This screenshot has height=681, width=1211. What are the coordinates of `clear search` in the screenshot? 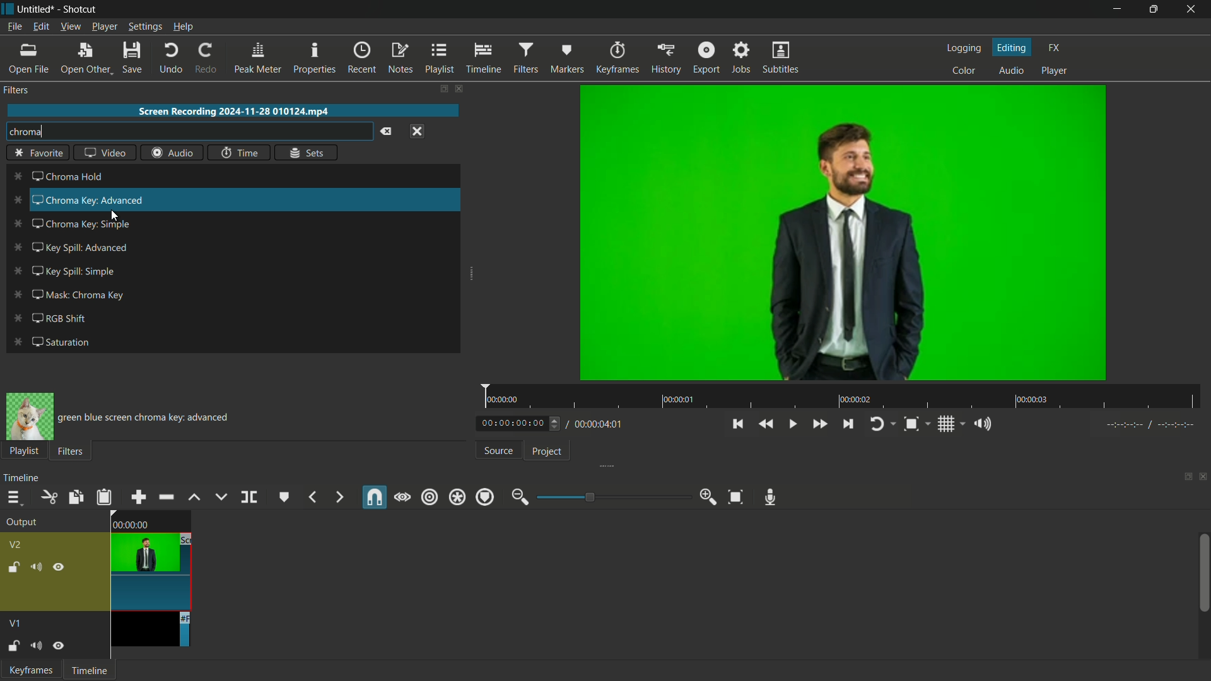 It's located at (385, 132).